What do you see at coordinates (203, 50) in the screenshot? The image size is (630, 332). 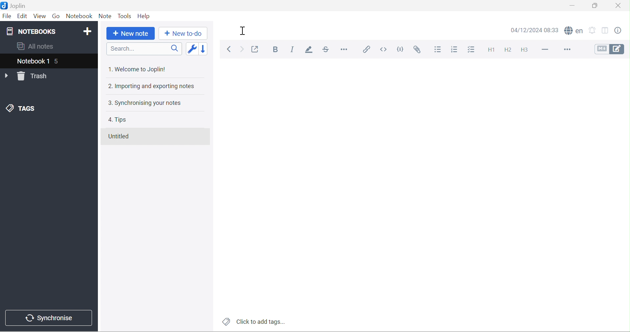 I see `Reverse sort order` at bounding box center [203, 50].